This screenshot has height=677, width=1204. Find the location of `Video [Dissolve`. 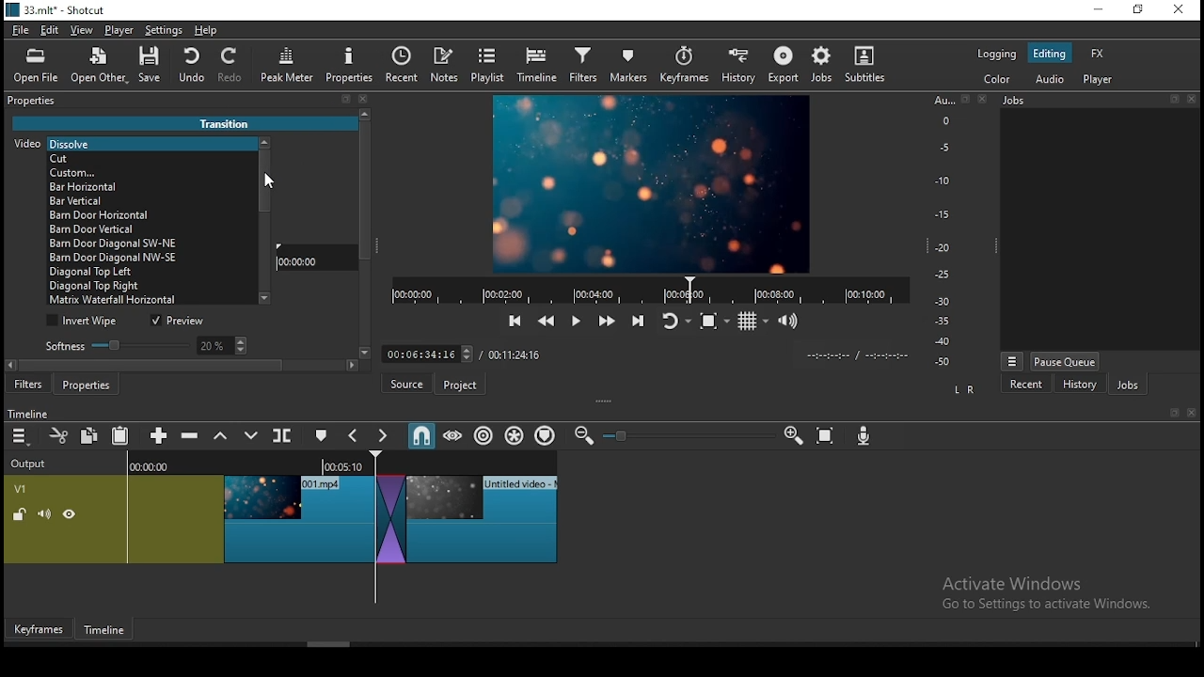

Video [Dissolve is located at coordinates (63, 142).